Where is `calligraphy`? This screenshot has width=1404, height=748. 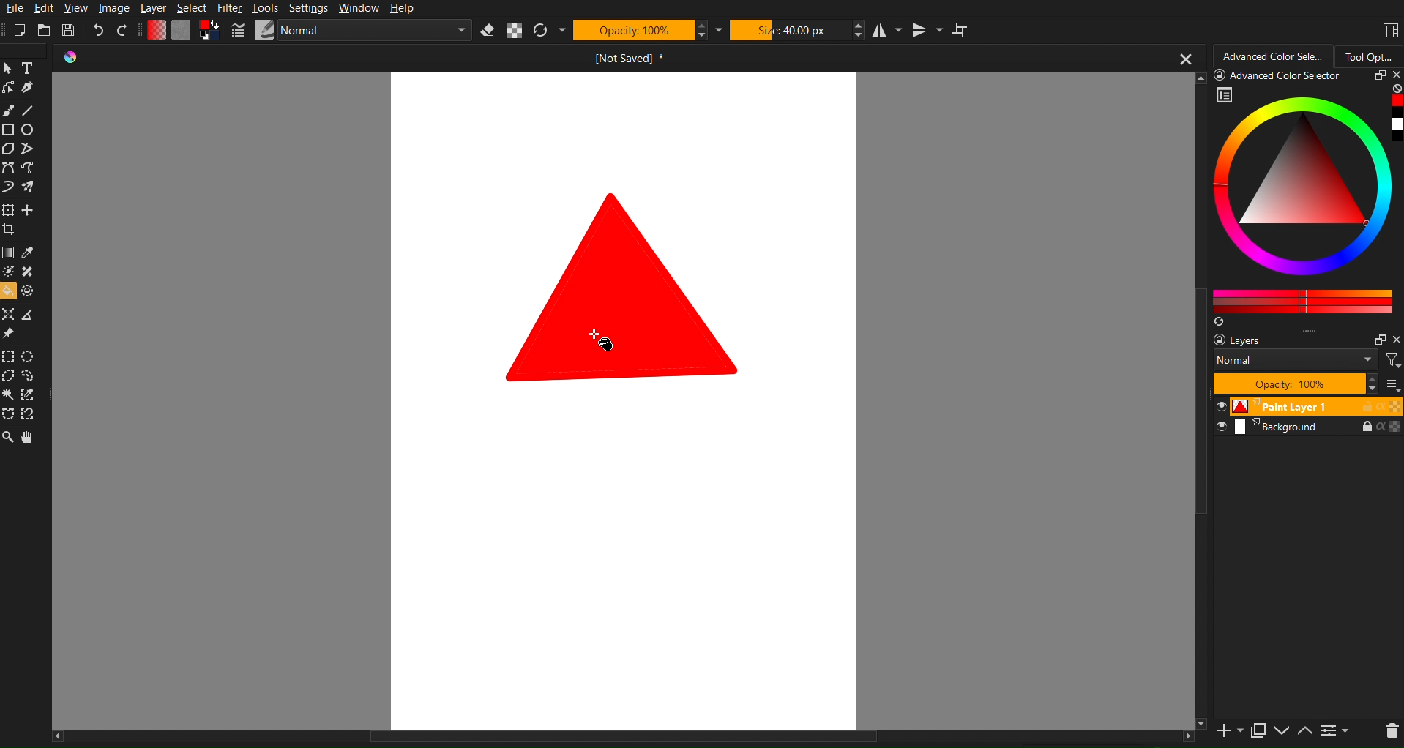
calligraphy is located at coordinates (30, 88).